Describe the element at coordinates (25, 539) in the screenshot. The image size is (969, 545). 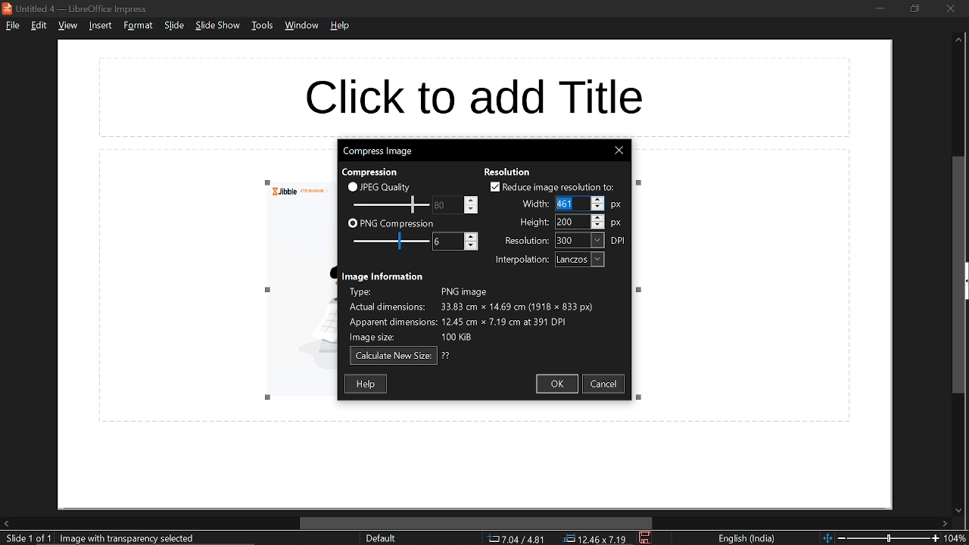
I see `current slide` at that location.